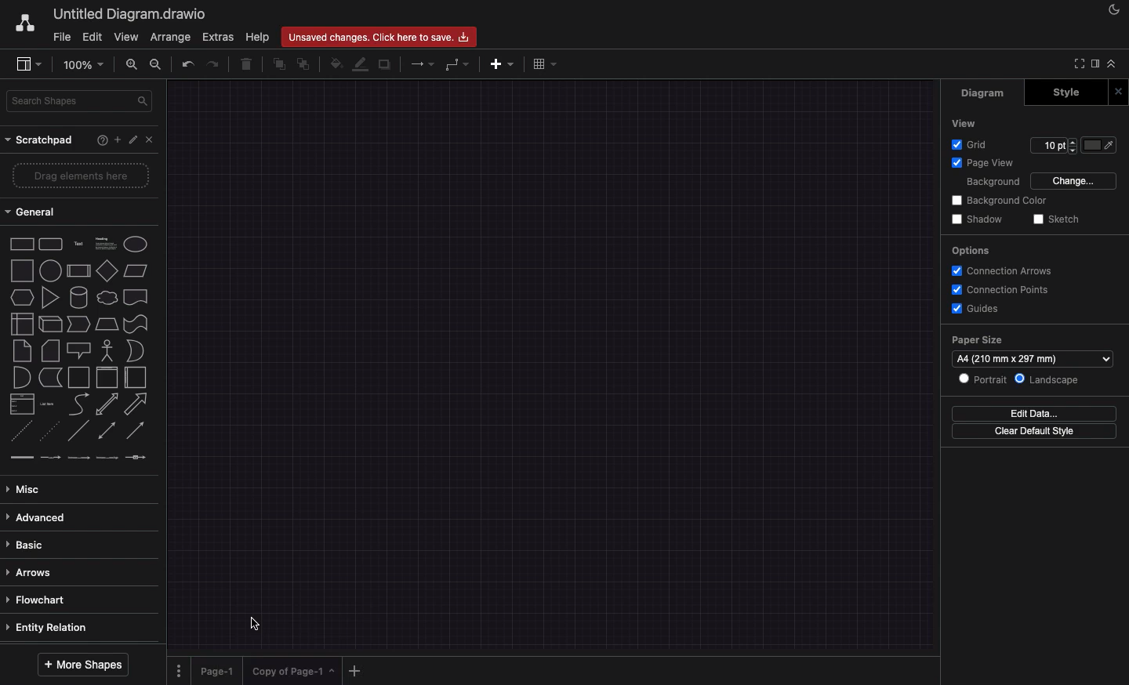  What do you see at coordinates (79, 298) in the screenshot?
I see `cylinder` at bounding box center [79, 298].